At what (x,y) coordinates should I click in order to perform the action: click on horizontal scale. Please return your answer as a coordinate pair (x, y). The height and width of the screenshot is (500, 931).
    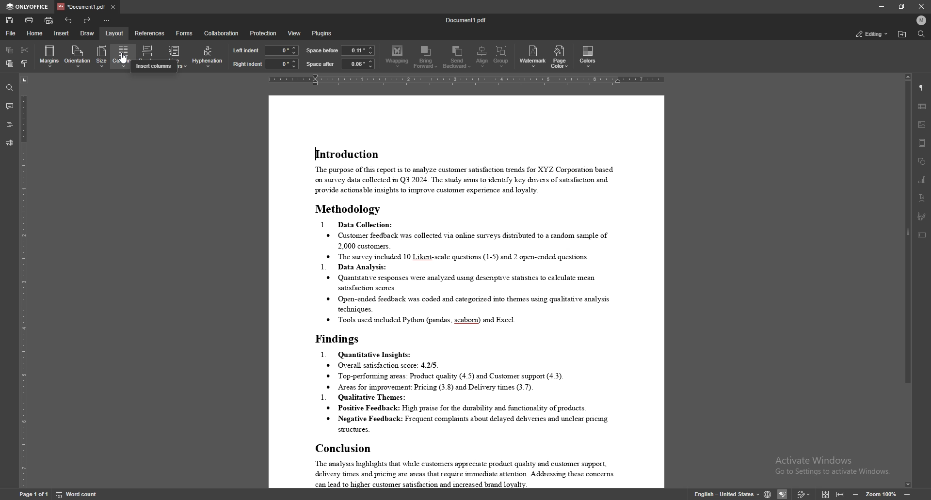
    Looking at the image, I should click on (469, 80).